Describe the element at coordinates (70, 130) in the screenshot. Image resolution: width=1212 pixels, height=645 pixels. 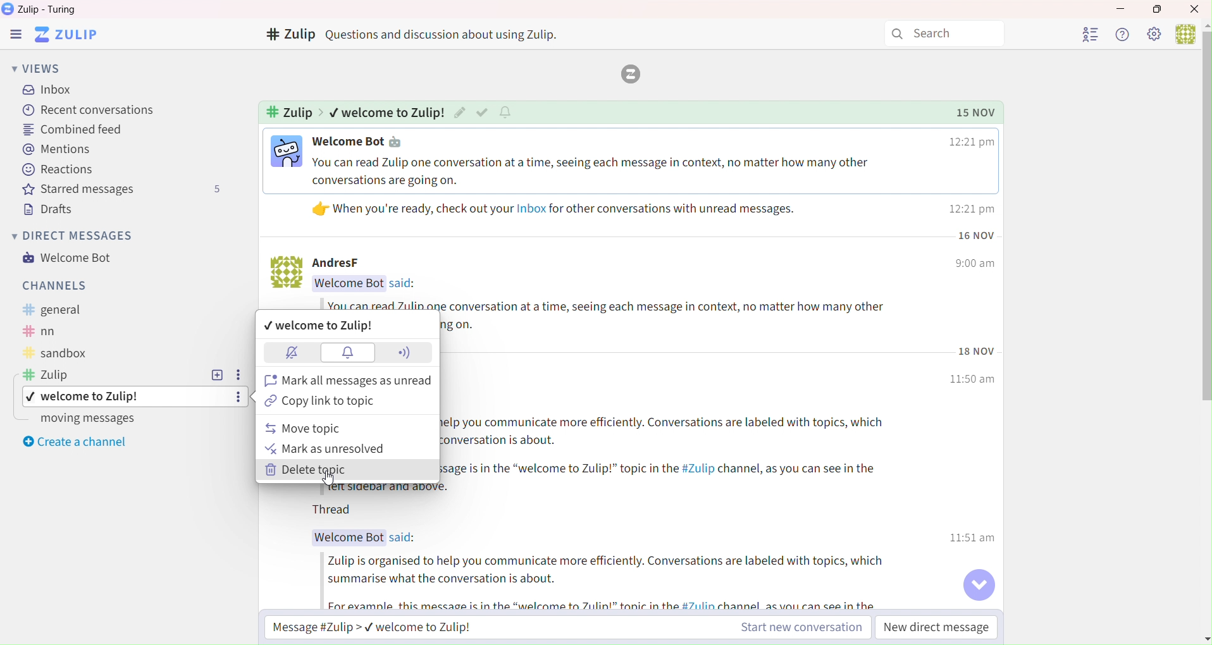
I see `Combined Feed` at that location.